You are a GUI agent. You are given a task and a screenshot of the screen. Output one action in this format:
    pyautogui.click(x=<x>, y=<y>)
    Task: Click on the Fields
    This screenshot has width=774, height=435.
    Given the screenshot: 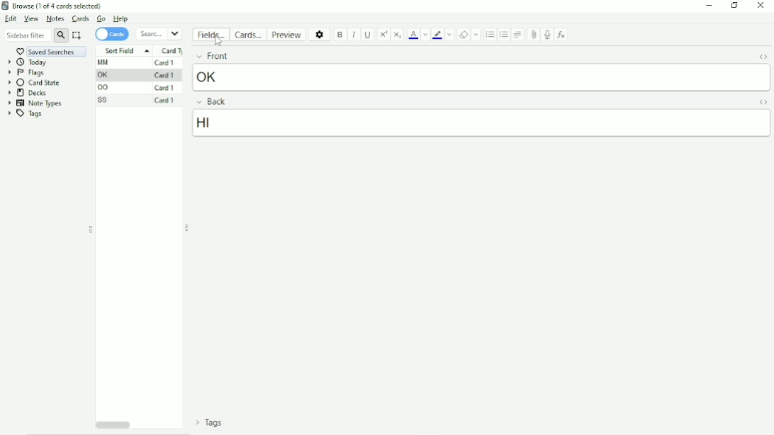 What is the action you would take?
    pyautogui.click(x=212, y=34)
    